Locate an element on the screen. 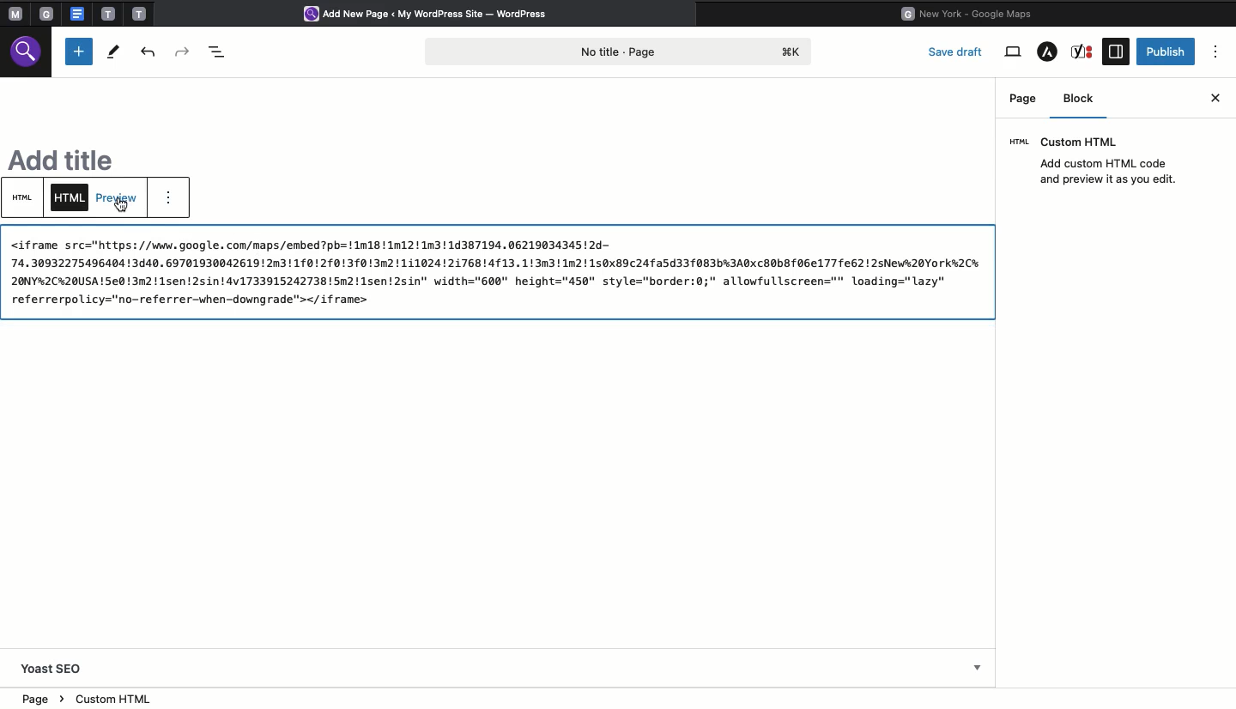  yoast seo is located at coordinates (53, 669).